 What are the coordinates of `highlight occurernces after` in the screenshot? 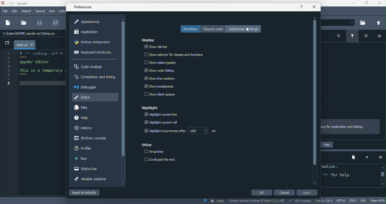 It's located at (182, 131).